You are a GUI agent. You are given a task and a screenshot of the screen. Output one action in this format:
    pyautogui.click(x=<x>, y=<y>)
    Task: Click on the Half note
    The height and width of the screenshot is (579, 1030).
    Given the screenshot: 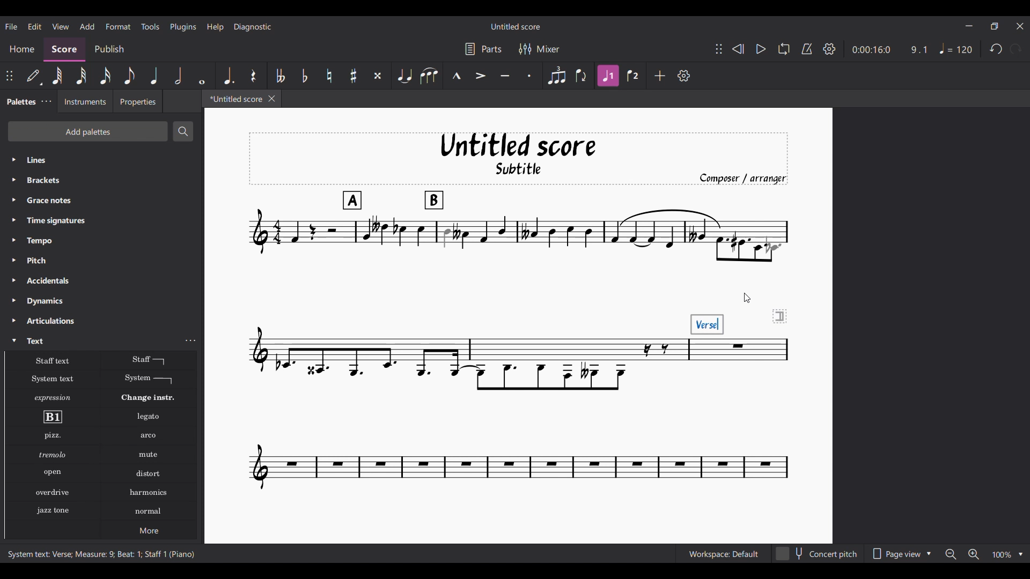 What is the action you would take?
    pyautogui.click(x=178, y=75)
    